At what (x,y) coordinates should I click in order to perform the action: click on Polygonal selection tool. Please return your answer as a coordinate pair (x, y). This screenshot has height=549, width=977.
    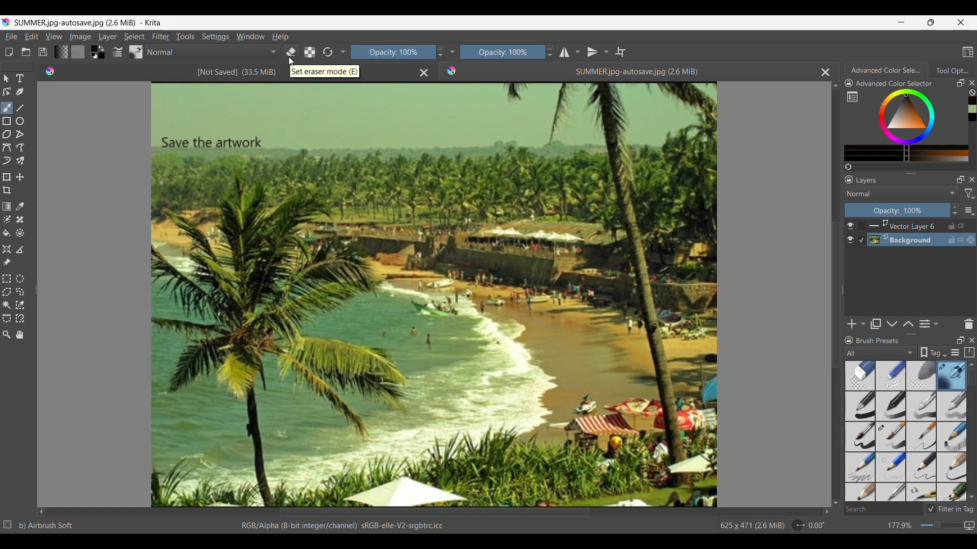
    Looking at the image, I should click on (7, 292).